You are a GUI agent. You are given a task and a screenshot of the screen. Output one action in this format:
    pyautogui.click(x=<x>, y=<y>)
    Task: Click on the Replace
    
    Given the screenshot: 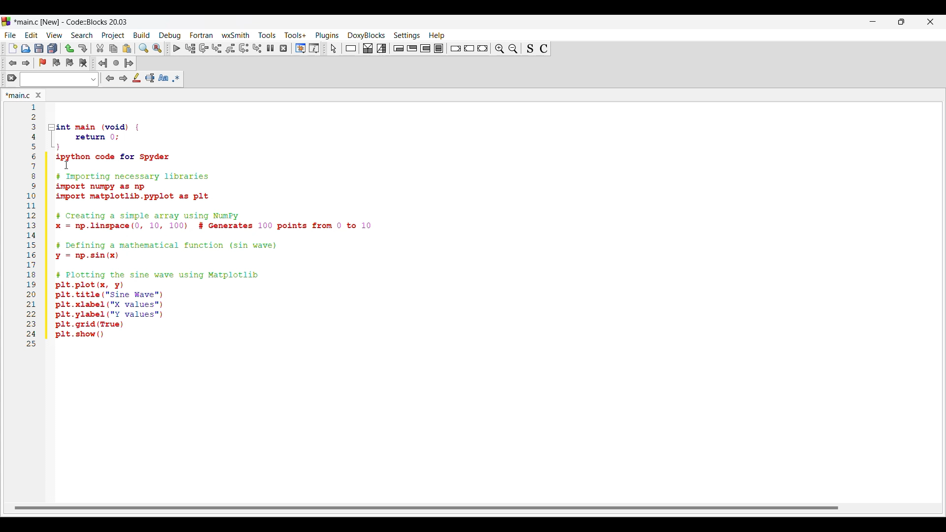 What is the action you would take?
    pyautogui.click(x=157, y=48)
    